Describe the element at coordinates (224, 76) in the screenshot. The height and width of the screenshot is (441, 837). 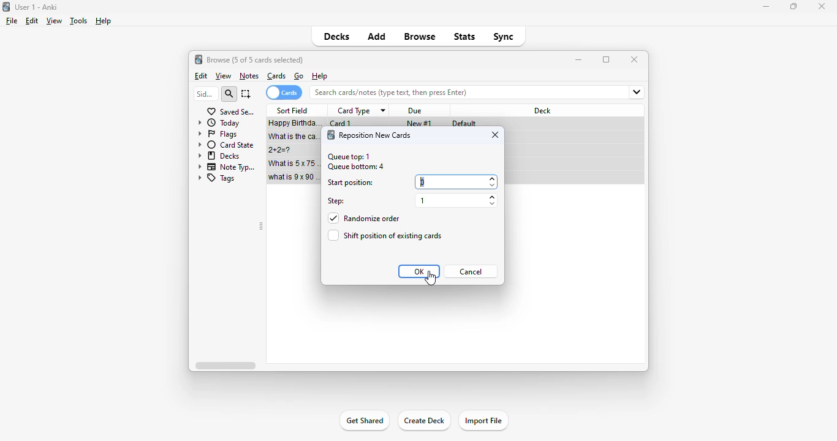
I see `view` at that location.